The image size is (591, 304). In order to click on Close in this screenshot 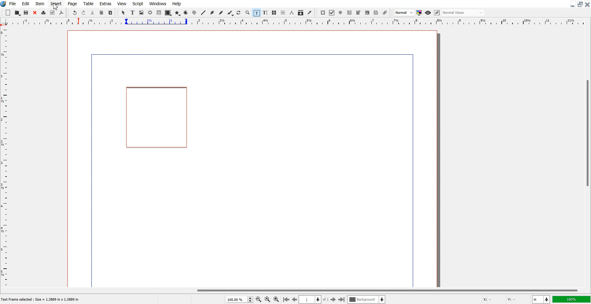, I will do `click(587, 4)`.